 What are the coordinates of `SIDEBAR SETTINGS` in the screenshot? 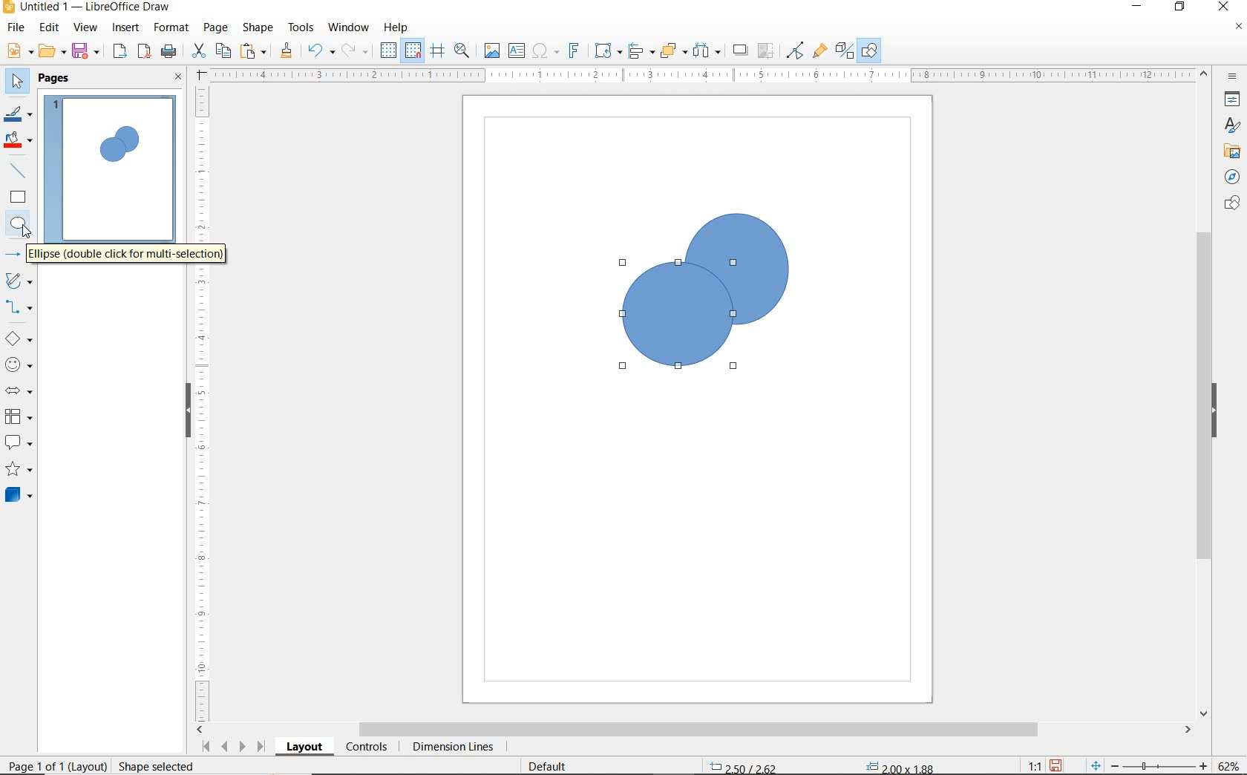 It's located at (1233, 77).